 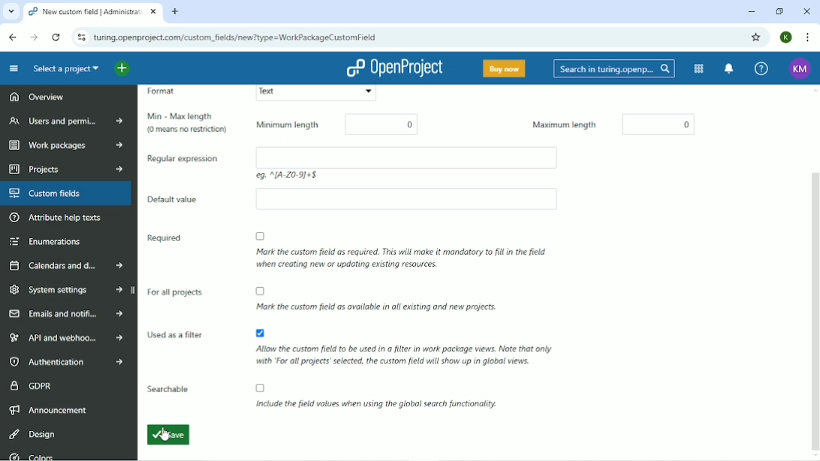 What do you see at coordinates (34, 37) in the screenshot?
I see `Forward` at bounding box center [34, 37].